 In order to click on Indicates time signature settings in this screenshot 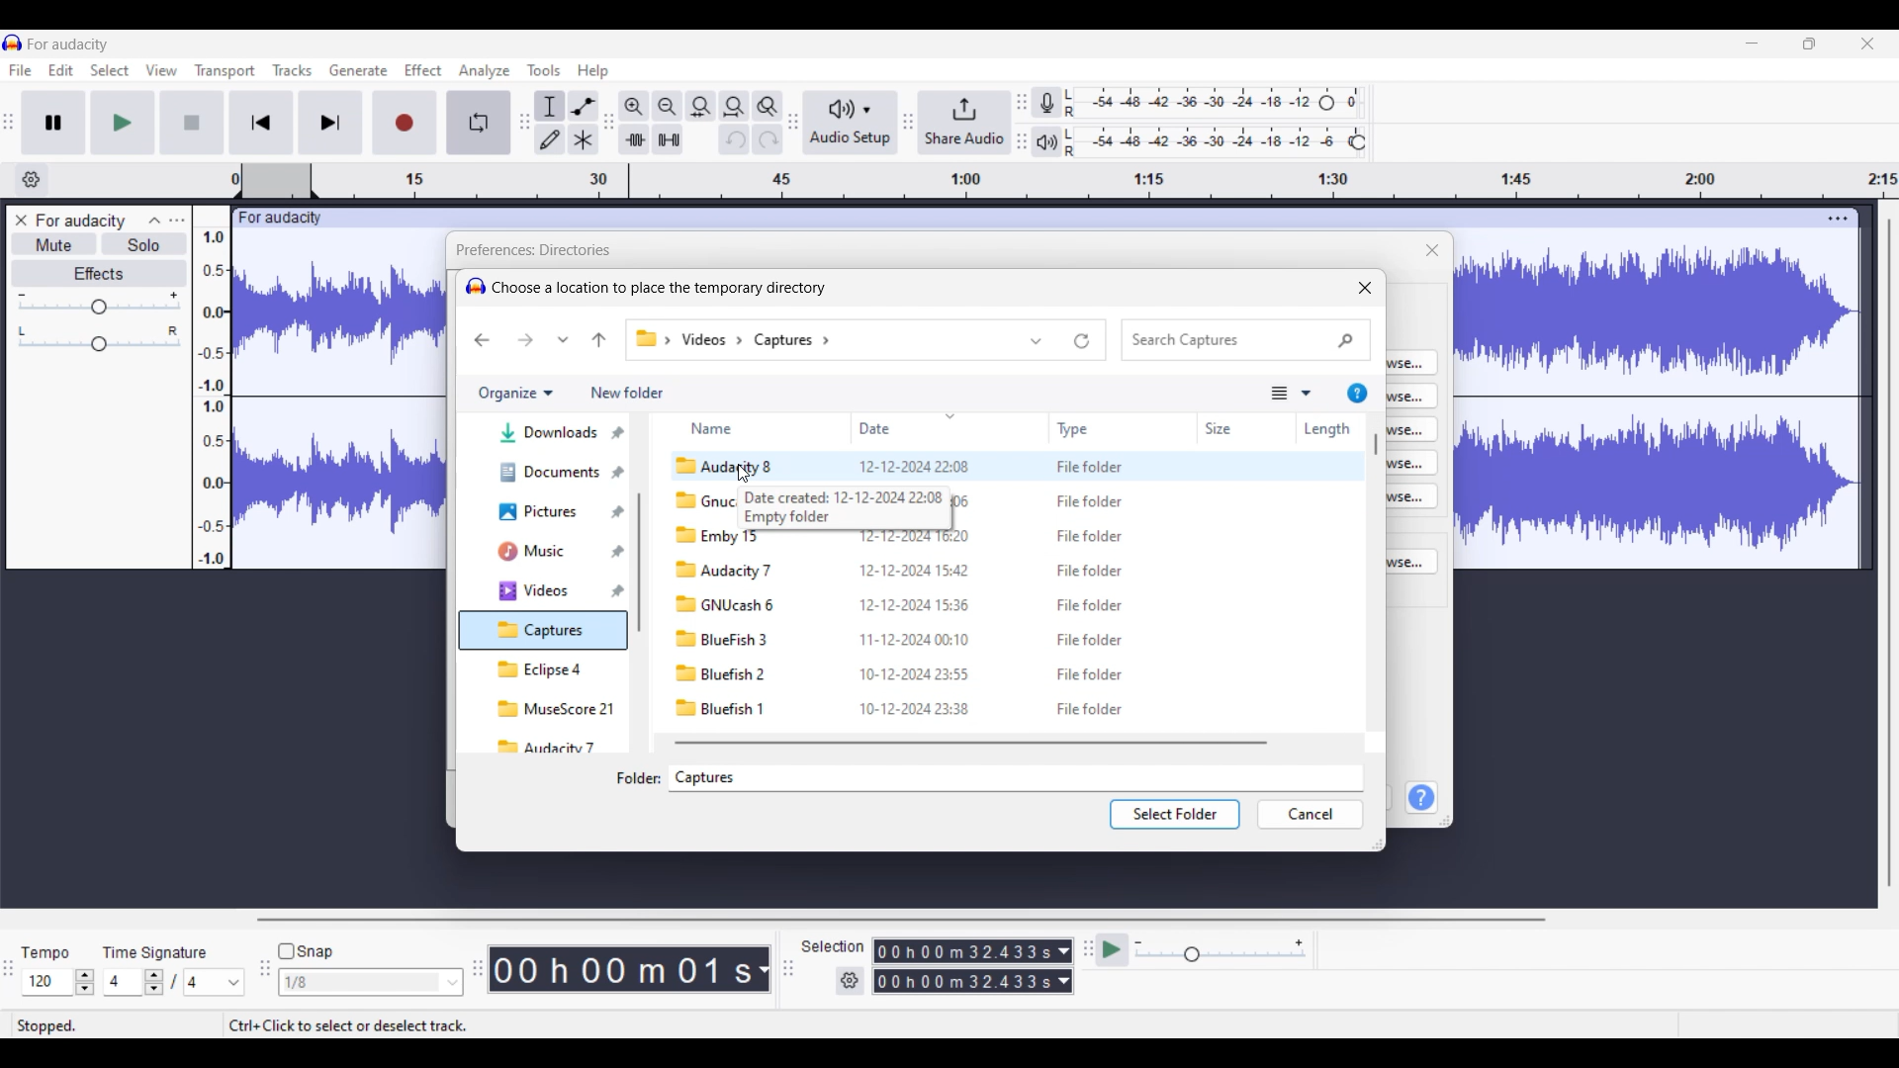, I will do `click(155, 952)`.